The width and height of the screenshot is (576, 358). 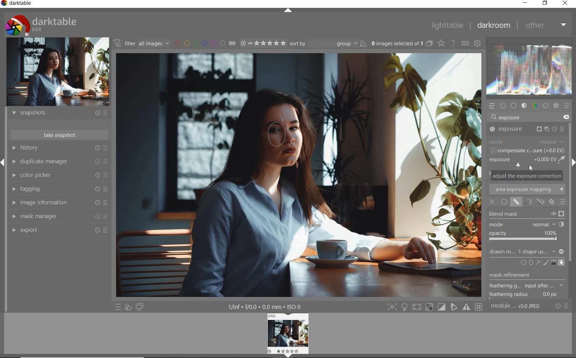 What do you see at coordinates (435, 307) in the screenshot?
I see `toggle modes` at bounding box center [435, 307].